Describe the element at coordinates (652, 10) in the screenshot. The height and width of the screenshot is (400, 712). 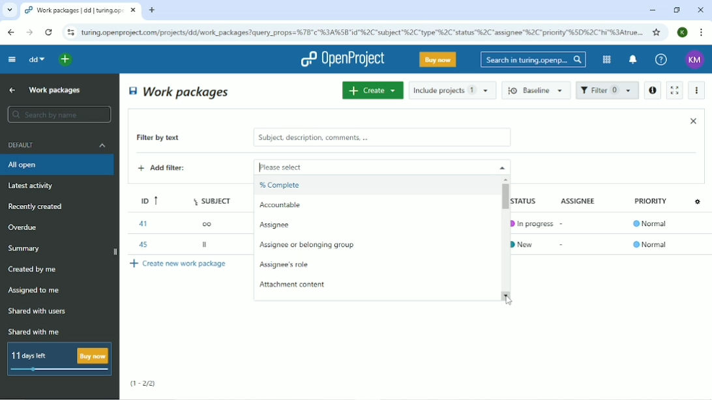
I see `Minimize` at that location.